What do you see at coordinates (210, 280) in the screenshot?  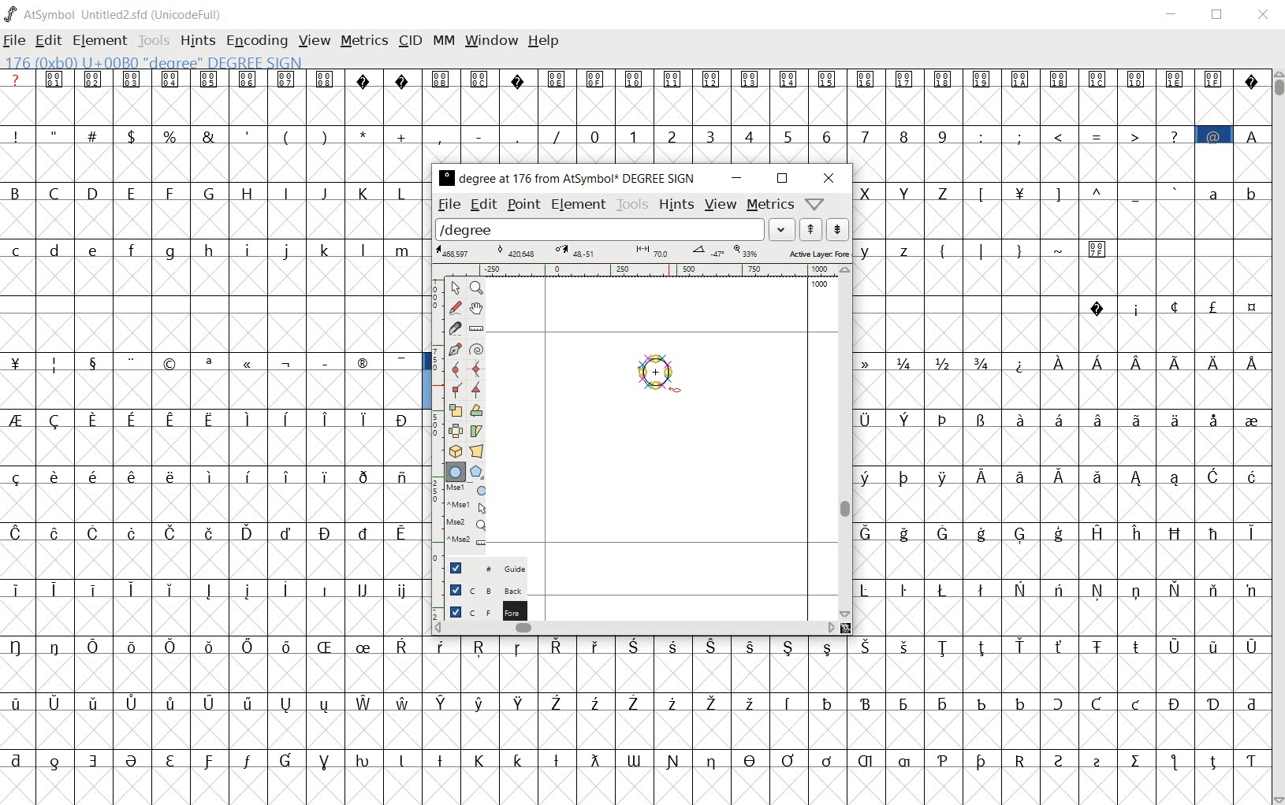 I see `empty glyph slots` at bounding box center [210, 280].